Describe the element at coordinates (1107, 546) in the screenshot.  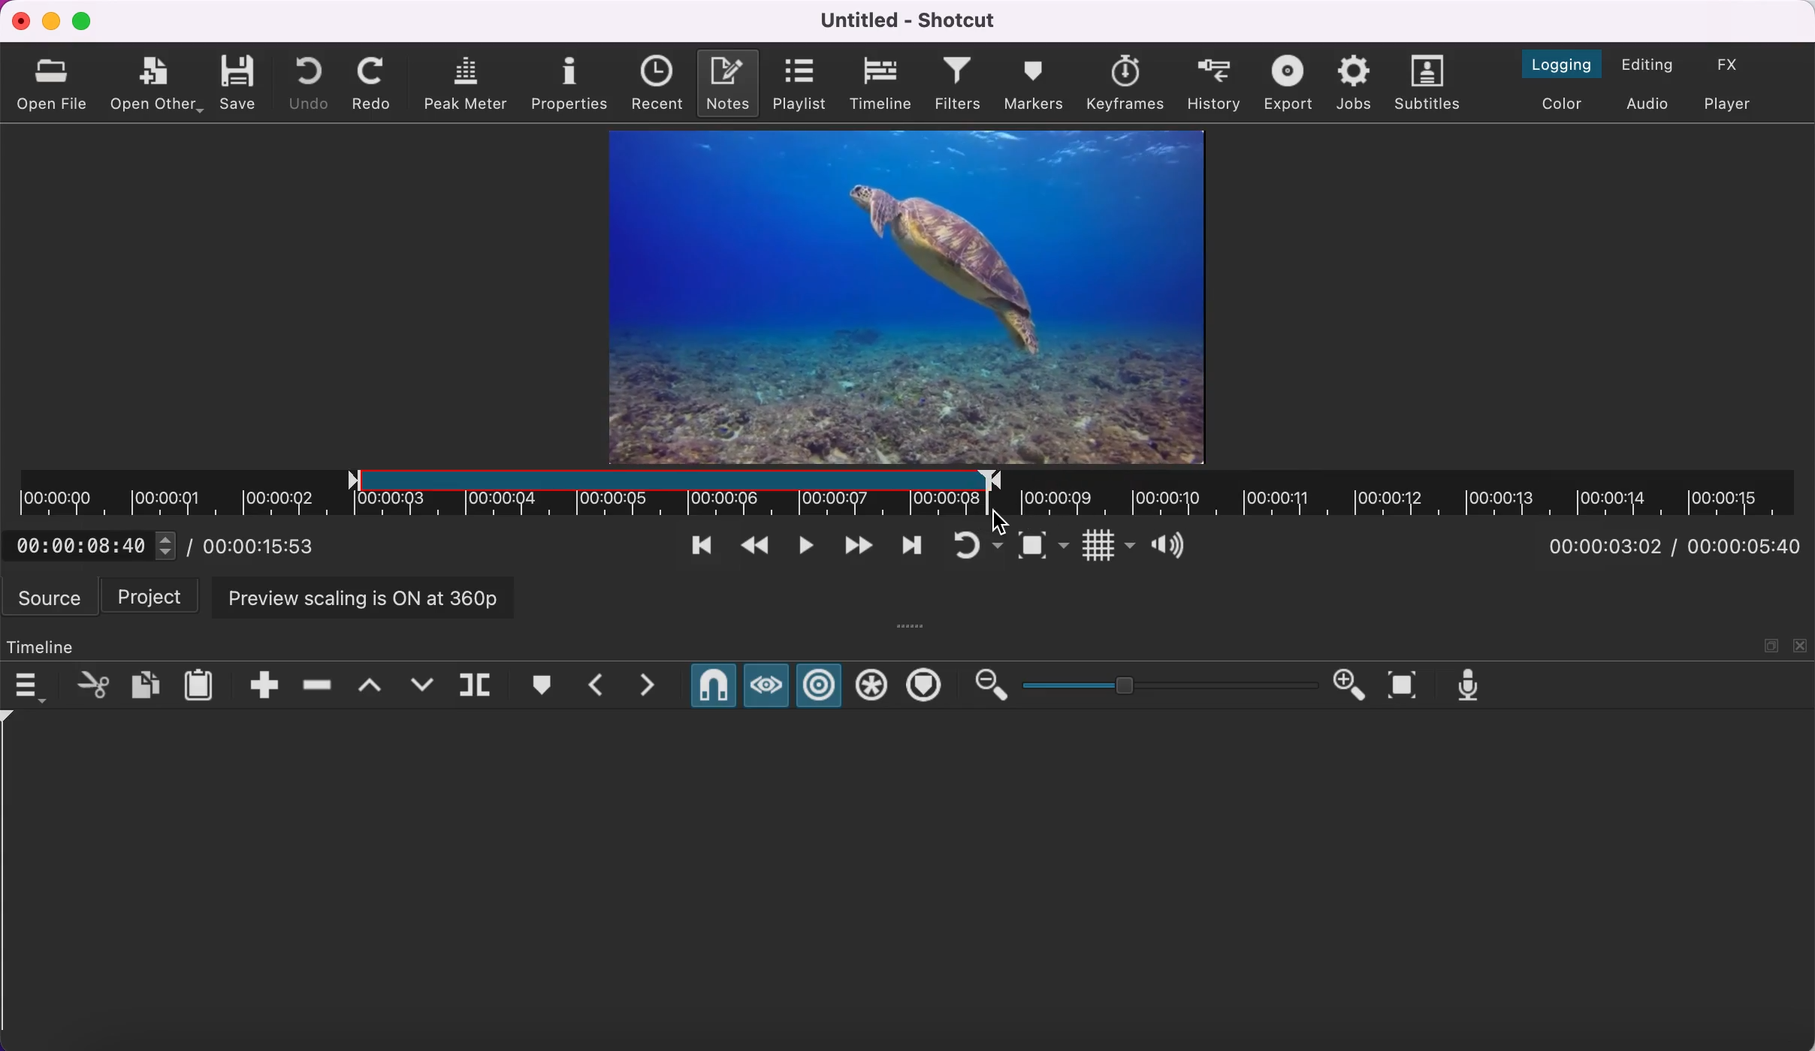
I see `` at that location.